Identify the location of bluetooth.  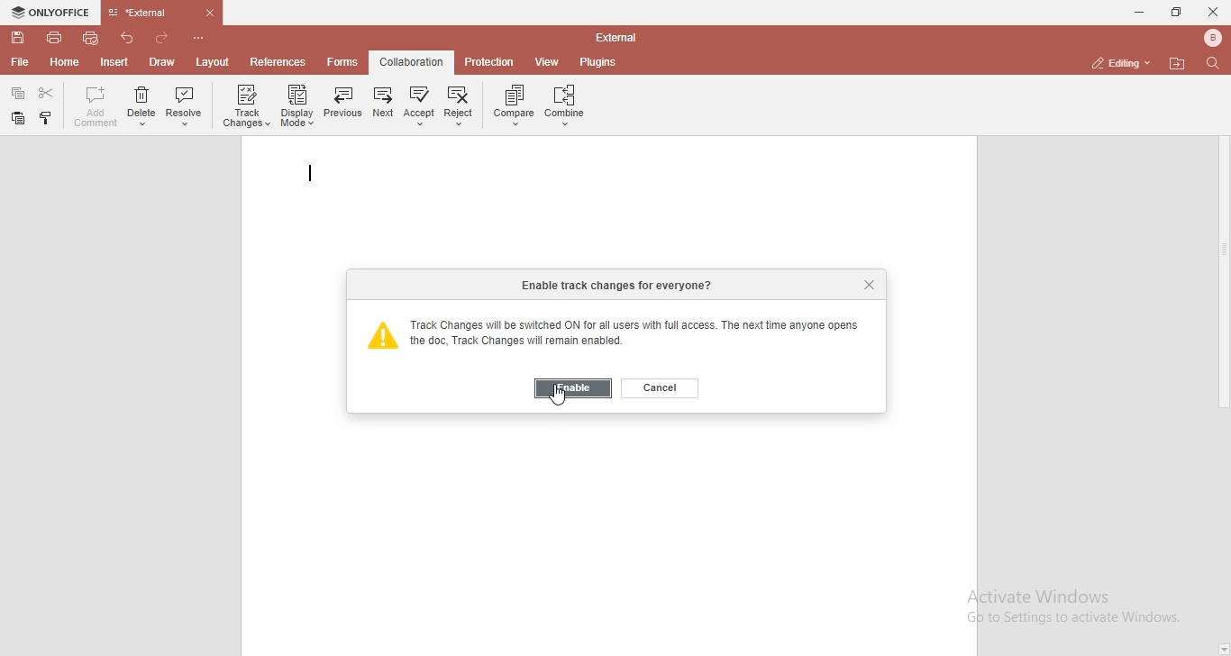
(1213, 38).